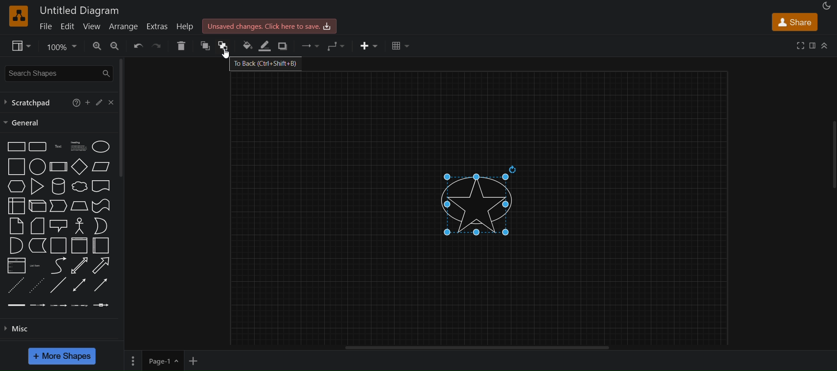 This screenshot has width=837, height=371. Describe the element at coordinates (102, 186) in the screenshot. I see `document` at that location.